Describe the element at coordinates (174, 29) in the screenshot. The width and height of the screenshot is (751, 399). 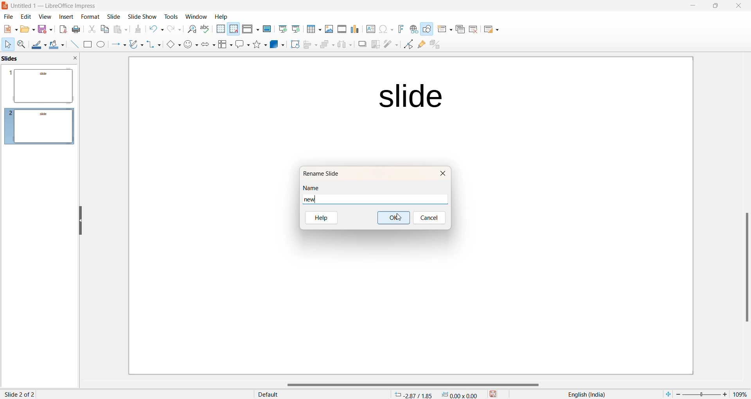
I see `Redo` at that location.